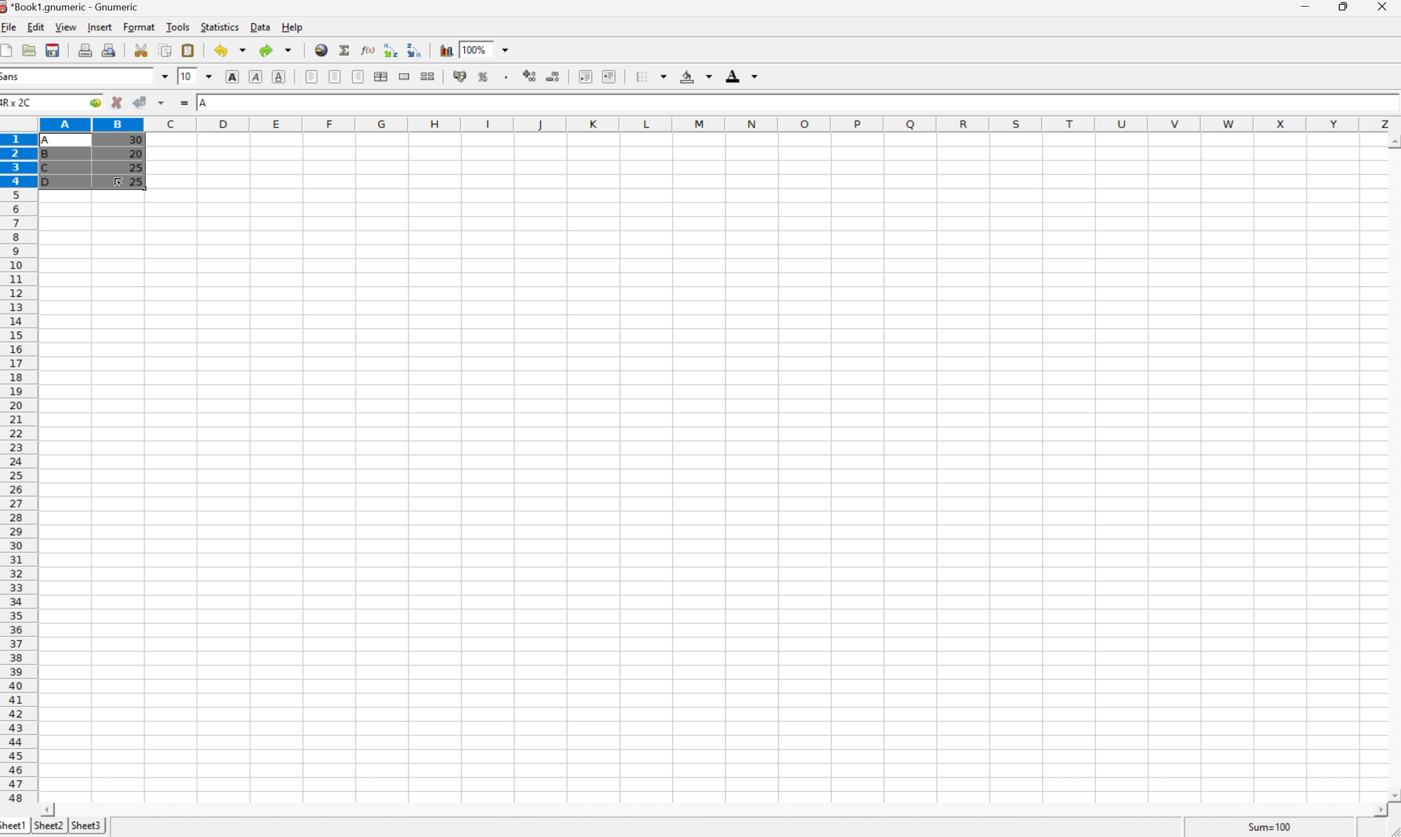  Describe the element at coordinates (109, 49) in the screenshot. I see `Print preview` at that location.